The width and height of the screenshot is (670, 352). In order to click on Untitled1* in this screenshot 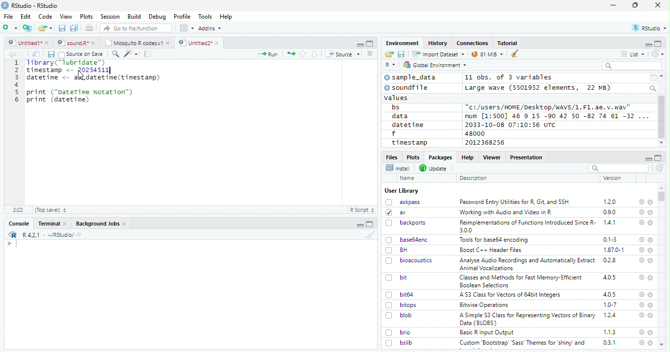, I will do `click(28, 43)`.